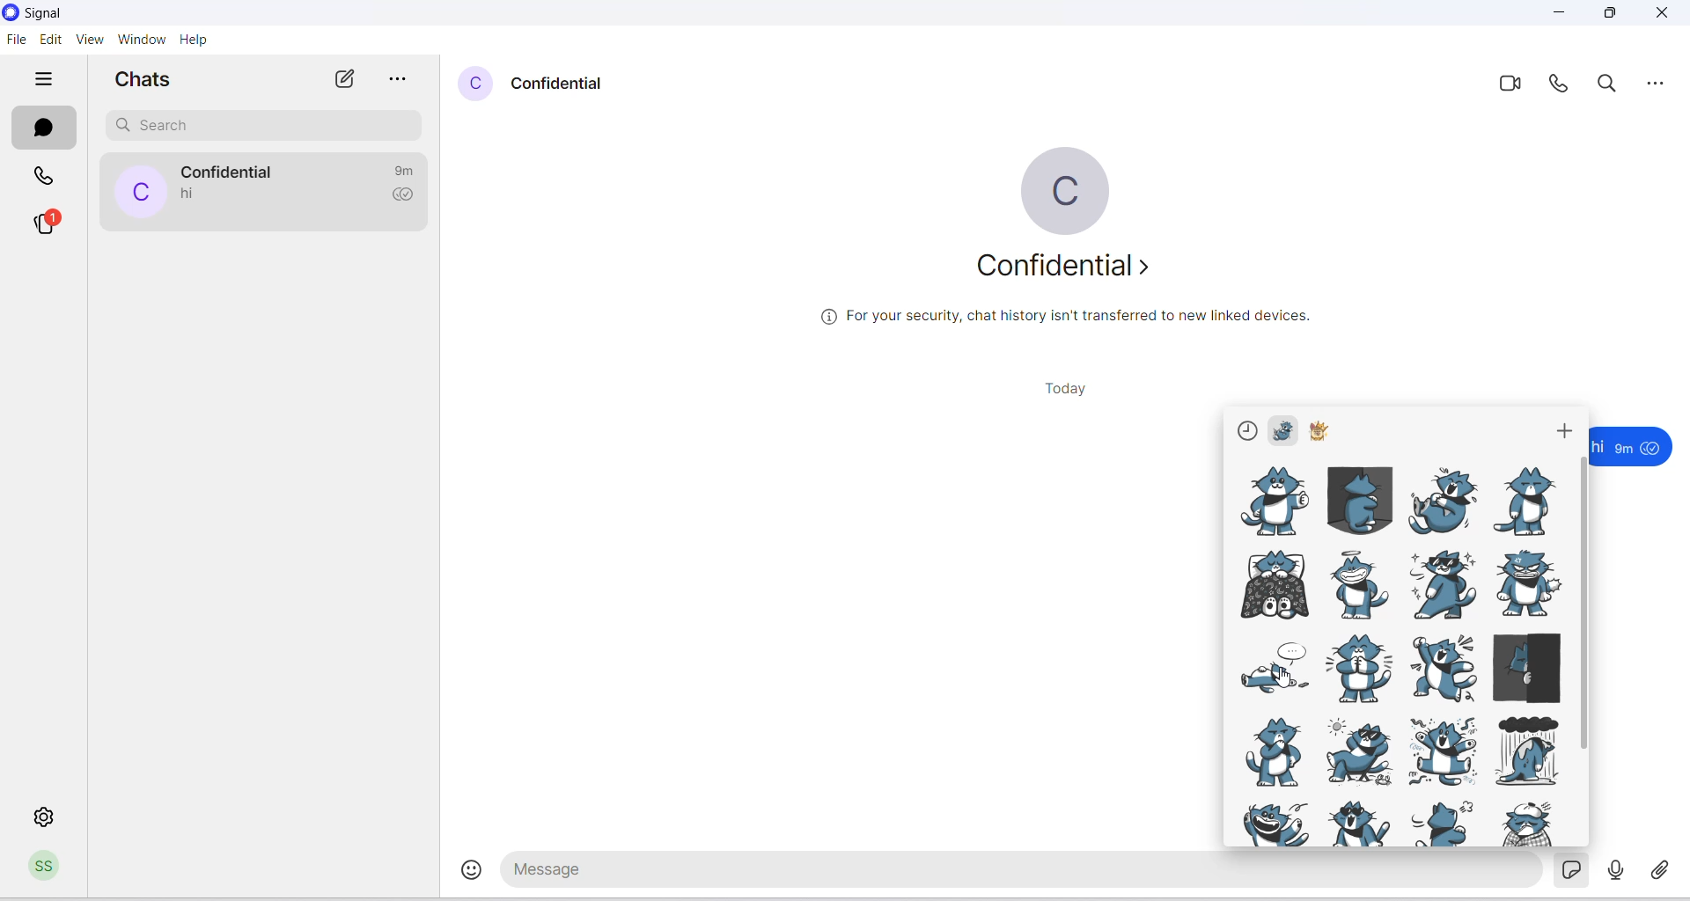  I want to click on hide tabs, so click(45, 80).